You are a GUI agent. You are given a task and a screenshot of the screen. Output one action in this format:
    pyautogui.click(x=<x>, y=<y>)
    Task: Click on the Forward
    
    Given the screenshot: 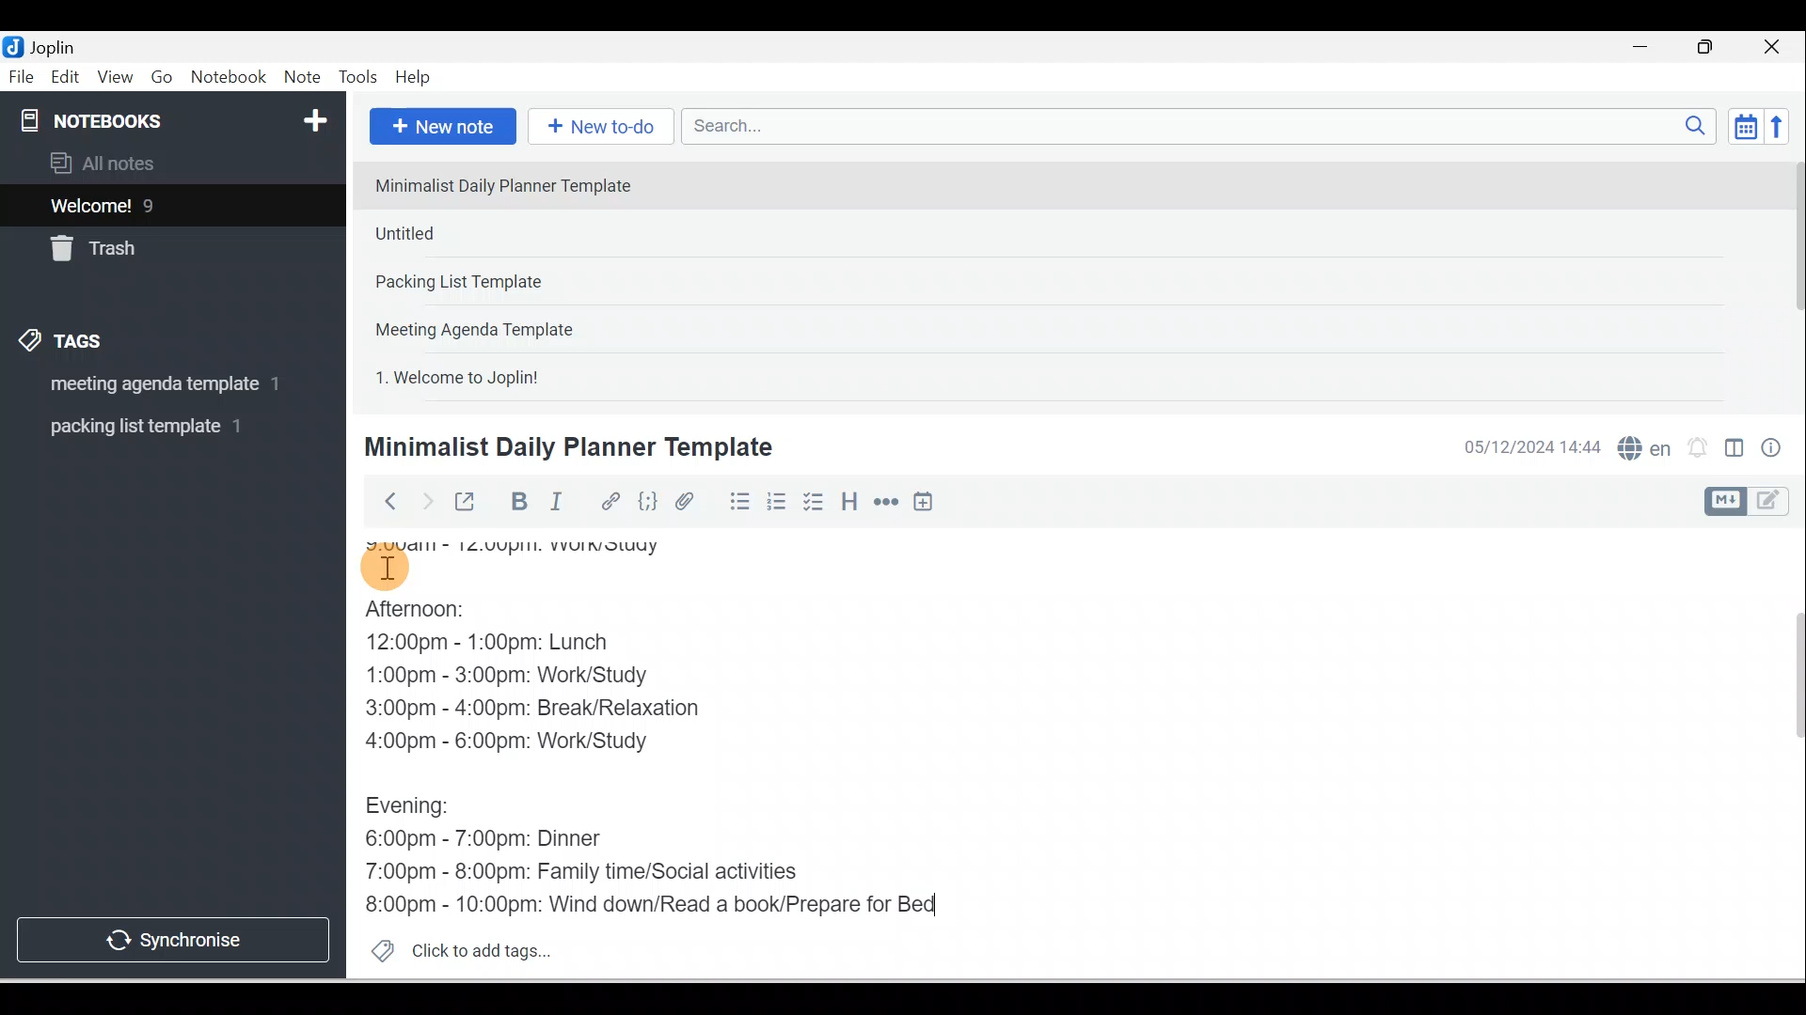 What is the action you would take?
    pyautogui.click(x=425, y=500)
    